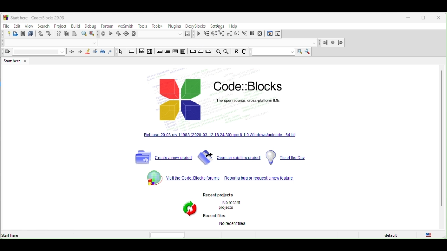 This screenshot has height=251, width=447. What do you see at coordinates (222, 35) in the screenshot?
I see `step into` at bounding box center [222, 35].